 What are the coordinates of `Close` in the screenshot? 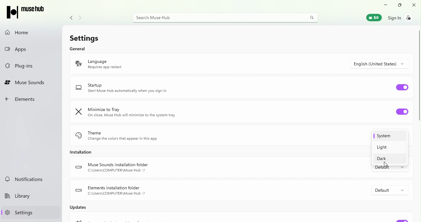 It's located at (414, 6).